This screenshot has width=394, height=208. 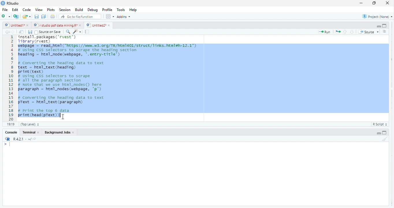 I want to click on typing cursor, so click(x=8, y=145).